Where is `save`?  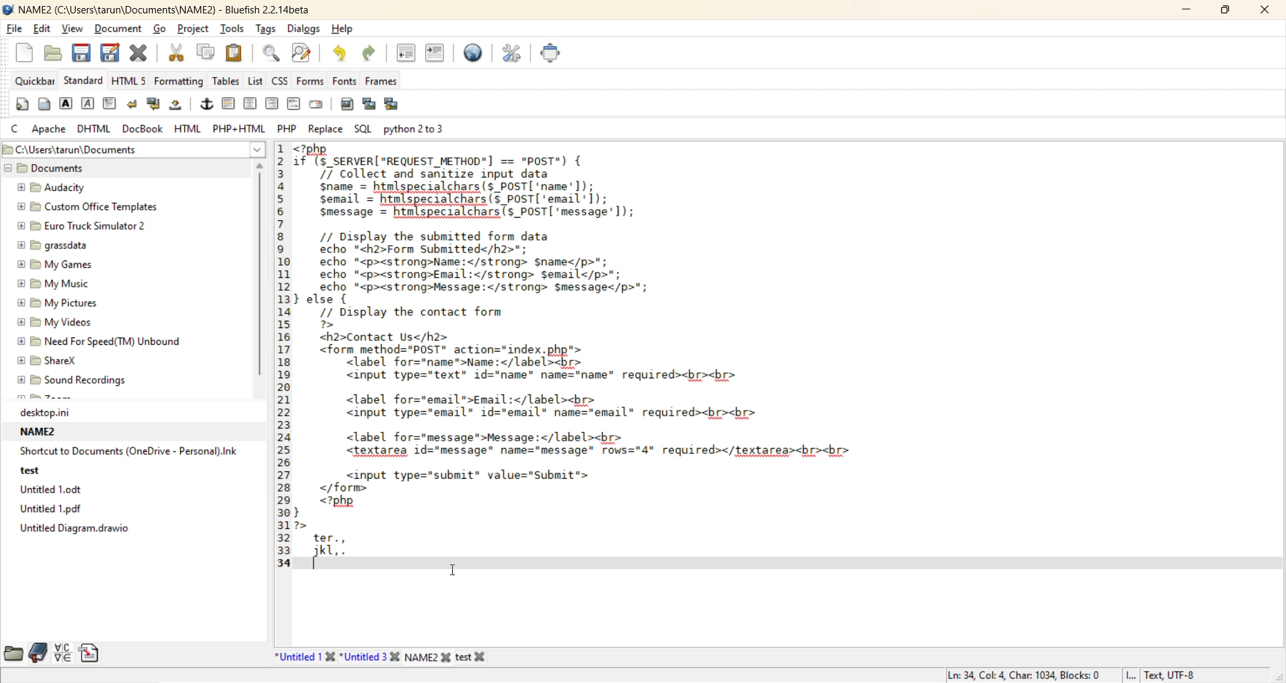
save is located at coordinates (80, 55).